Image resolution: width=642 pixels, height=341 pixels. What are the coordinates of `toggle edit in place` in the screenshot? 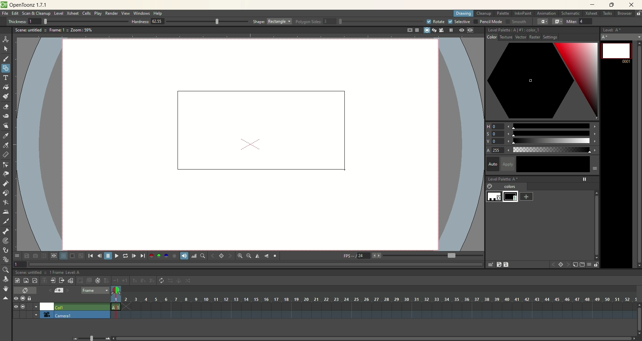 It's located at (71, 280).